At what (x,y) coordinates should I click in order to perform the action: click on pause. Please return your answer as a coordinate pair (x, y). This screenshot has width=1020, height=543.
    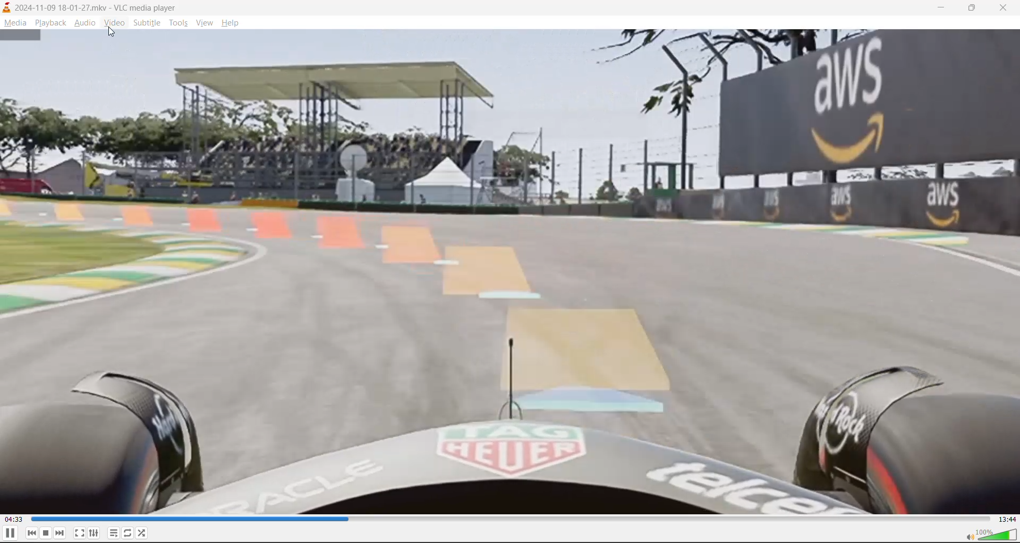
    Looking at the image, I should click on (12, 534).